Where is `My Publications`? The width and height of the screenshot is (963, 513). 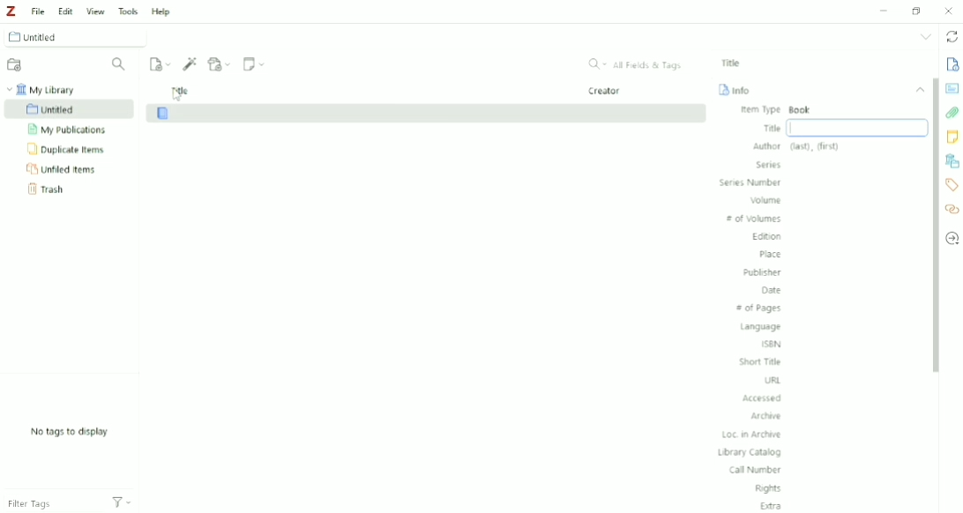
My Publications is located at coordinates (67, 130).